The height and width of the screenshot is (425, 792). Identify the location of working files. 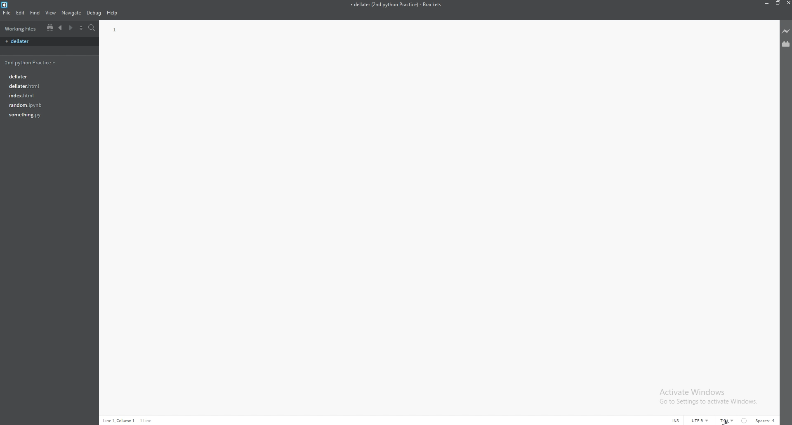
(21, 28).